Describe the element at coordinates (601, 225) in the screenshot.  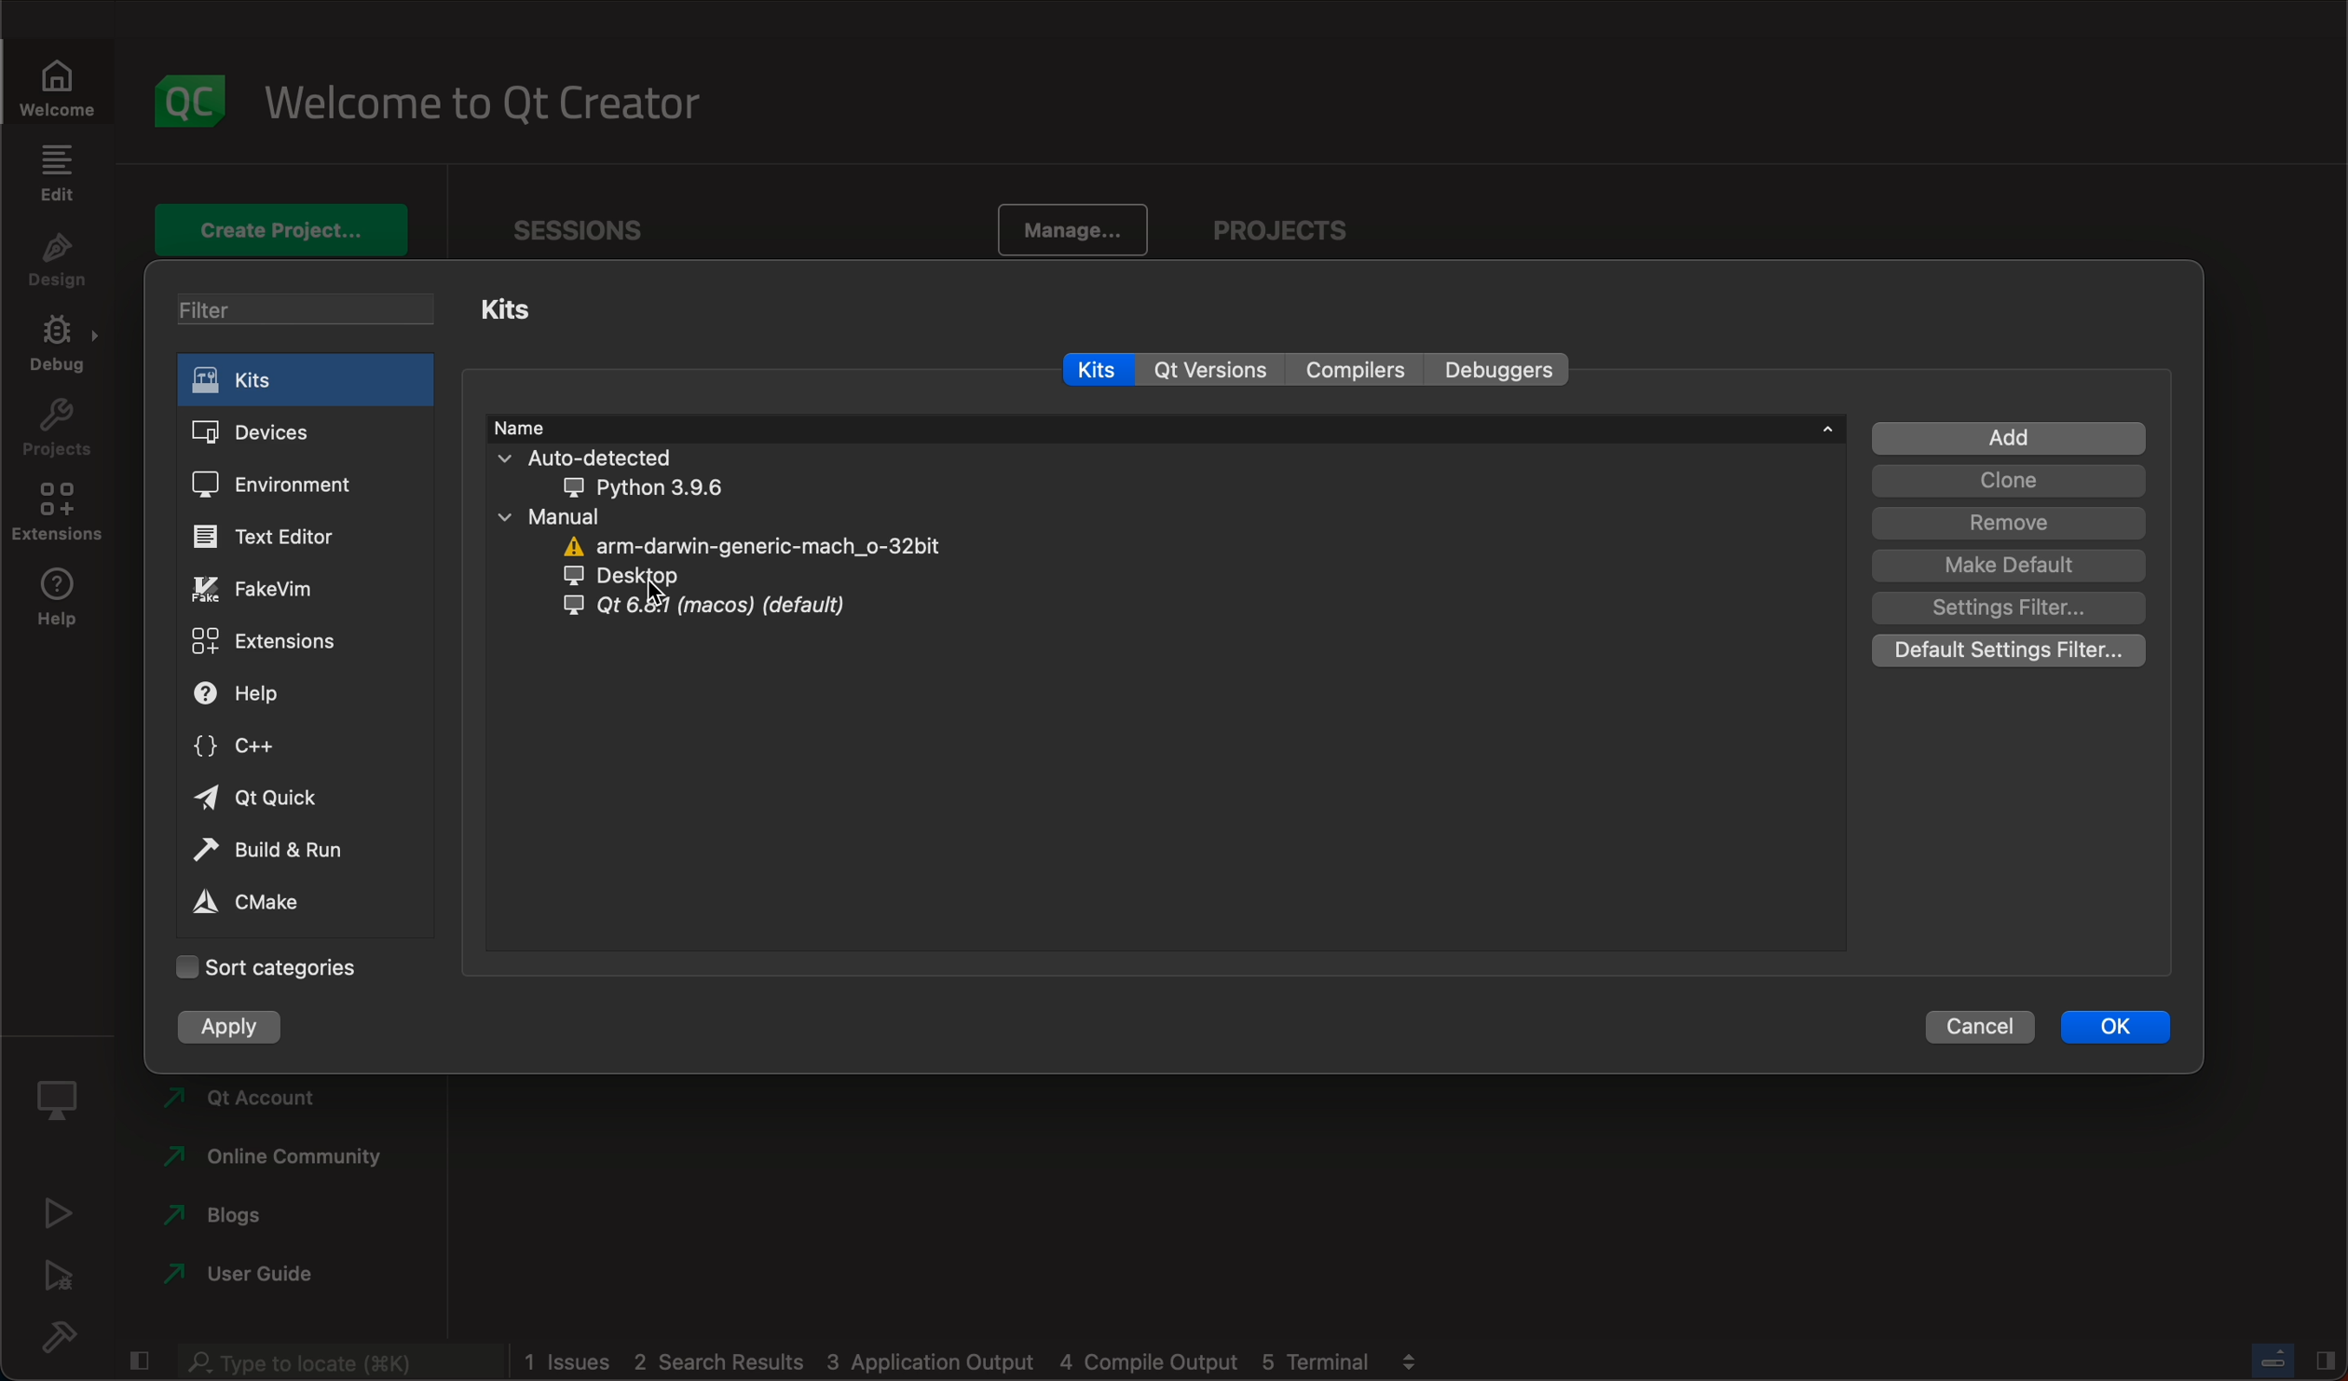
I see `Sessions` at that location.